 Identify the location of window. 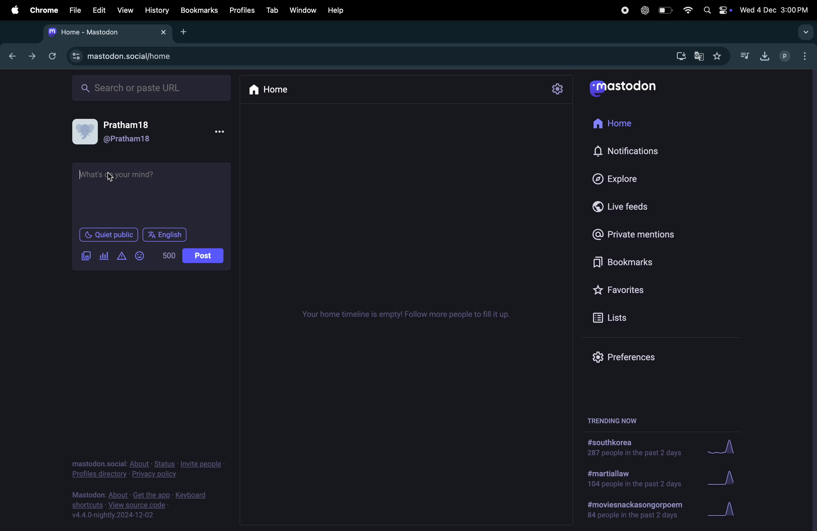
(302, 10).